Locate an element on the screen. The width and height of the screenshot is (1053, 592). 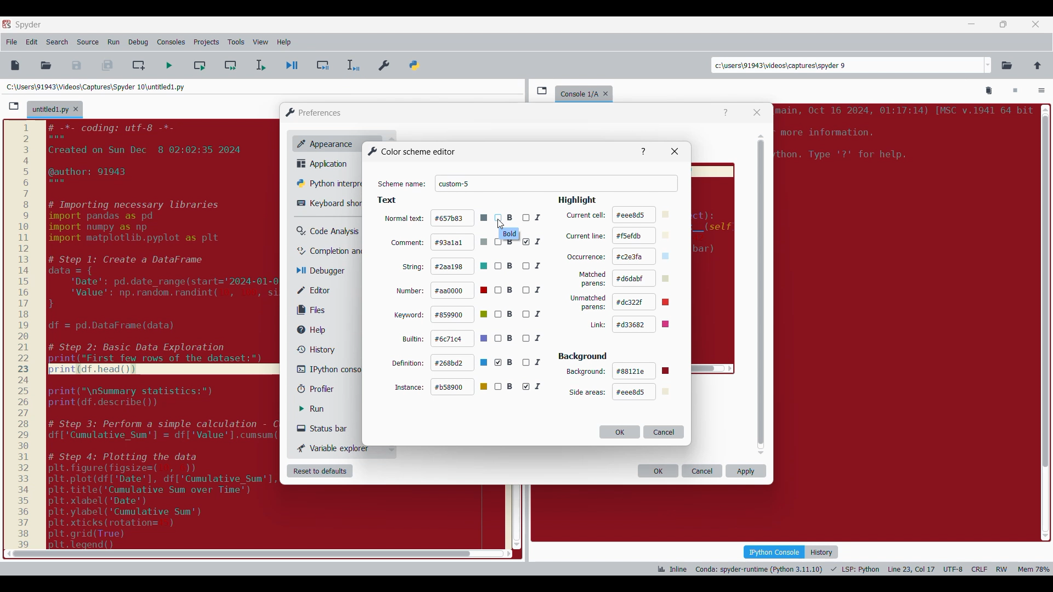
B is located at coordinates (504, 339).